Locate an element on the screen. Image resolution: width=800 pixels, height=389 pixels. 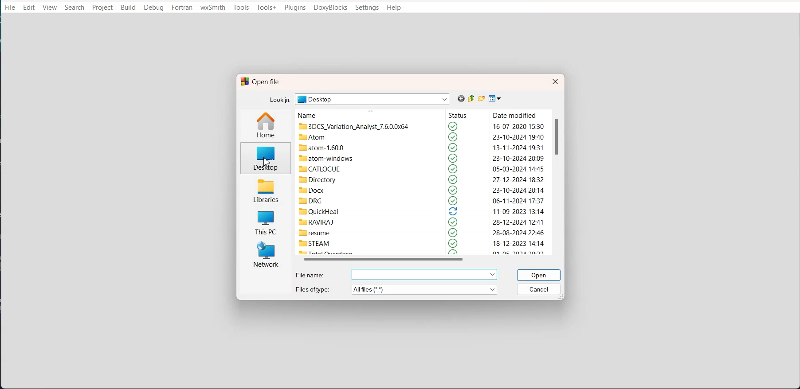
Text is located at coordinates (260, 82).